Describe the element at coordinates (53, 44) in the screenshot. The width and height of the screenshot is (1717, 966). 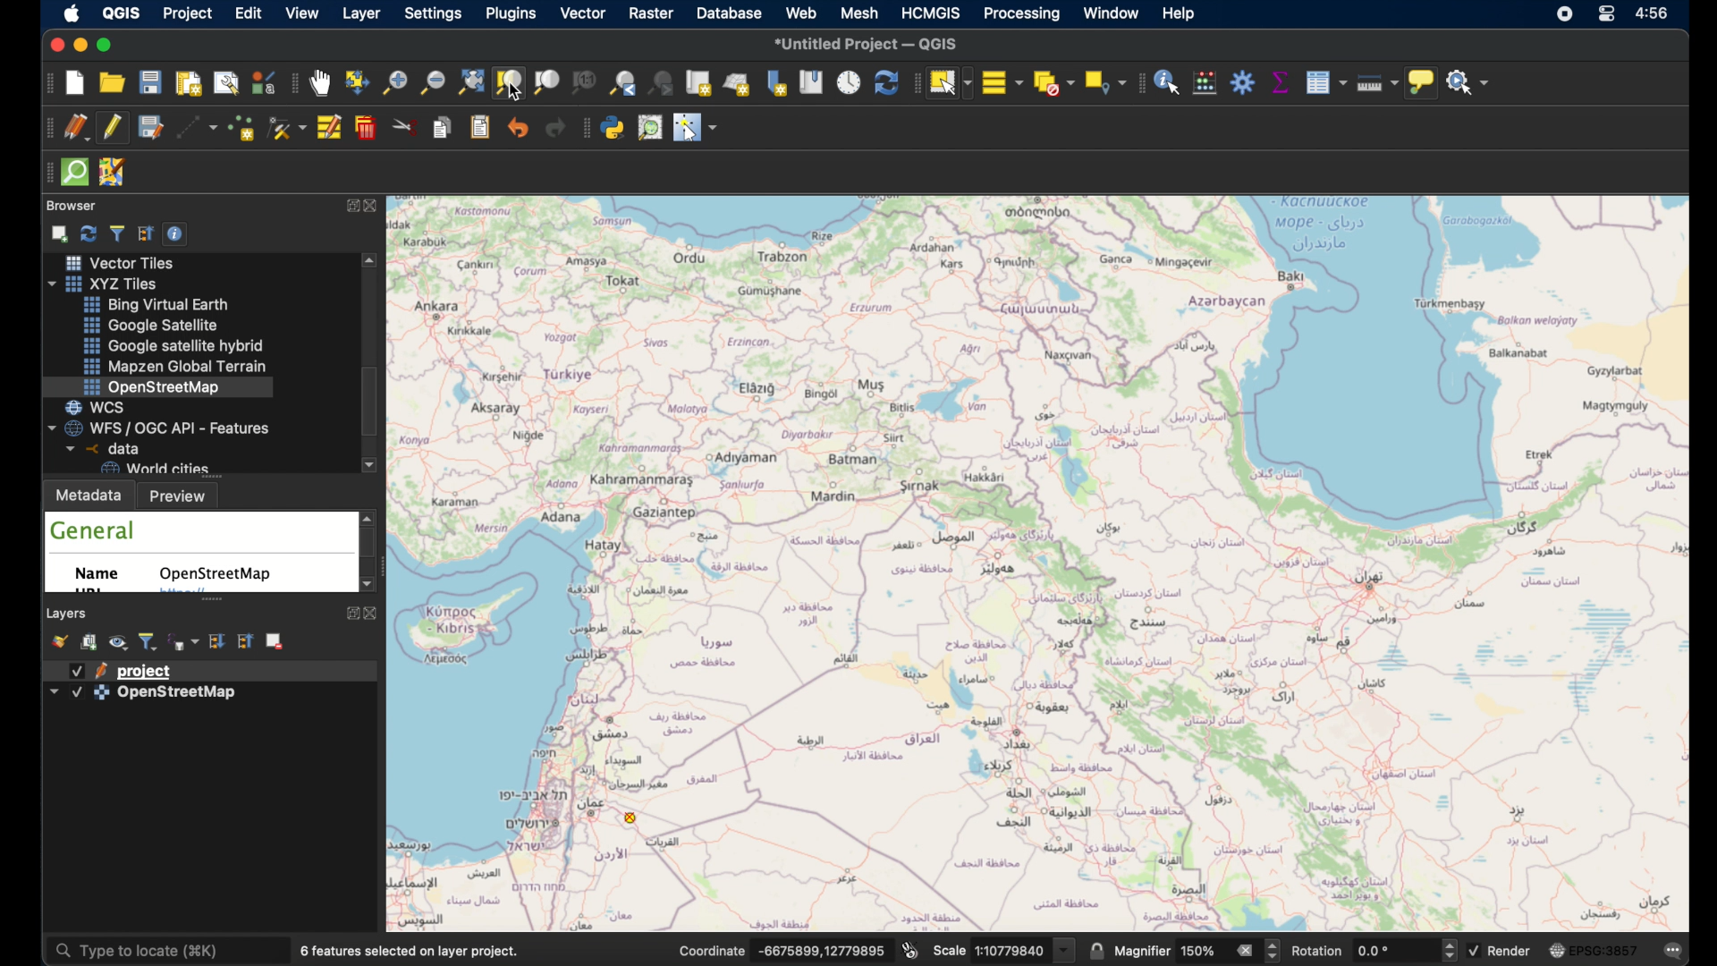
I see `close` at that location.